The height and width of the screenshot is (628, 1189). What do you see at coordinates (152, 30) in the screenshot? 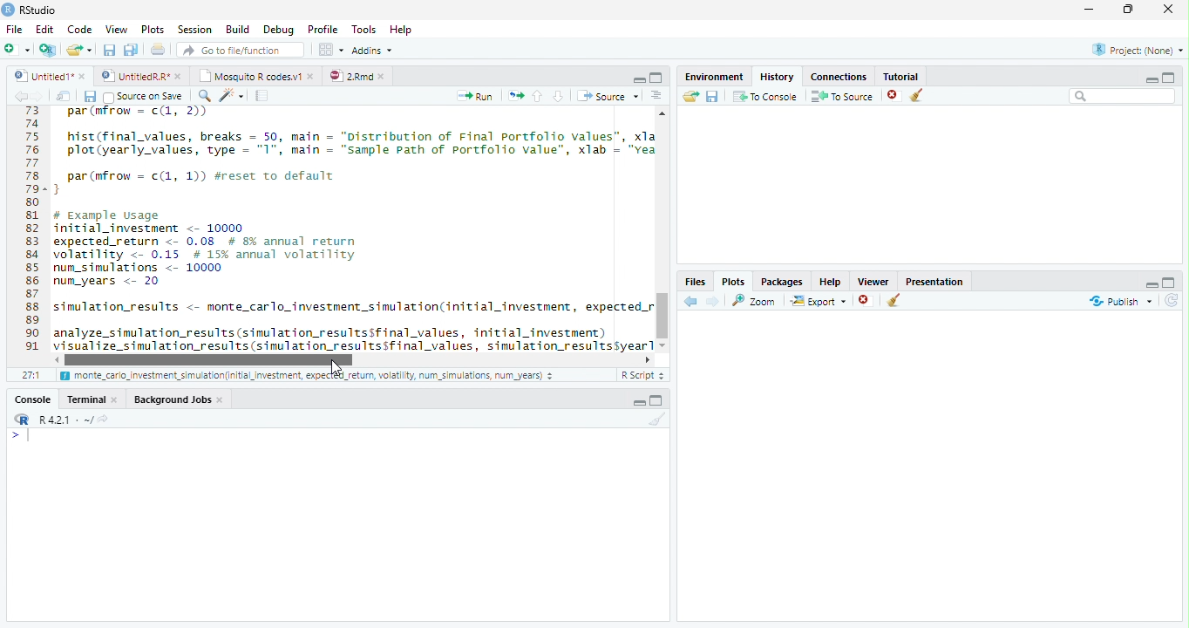
I see `Plots` at bounding box center [152, 30].